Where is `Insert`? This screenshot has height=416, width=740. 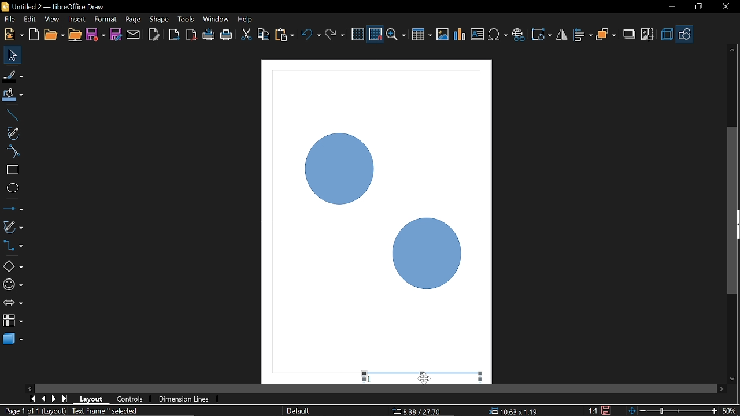 Insert is located at coordinates (77, 19).